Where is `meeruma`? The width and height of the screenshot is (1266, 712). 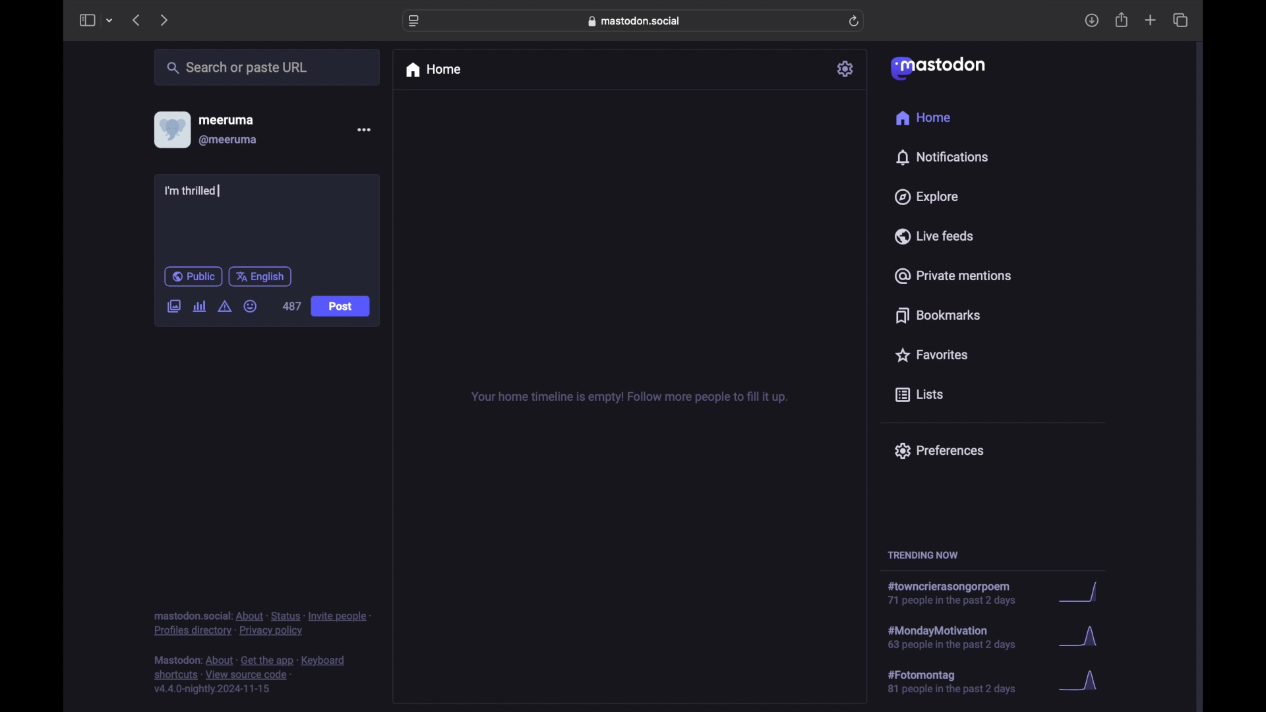
meeruma is located at coordinates (226, 120).